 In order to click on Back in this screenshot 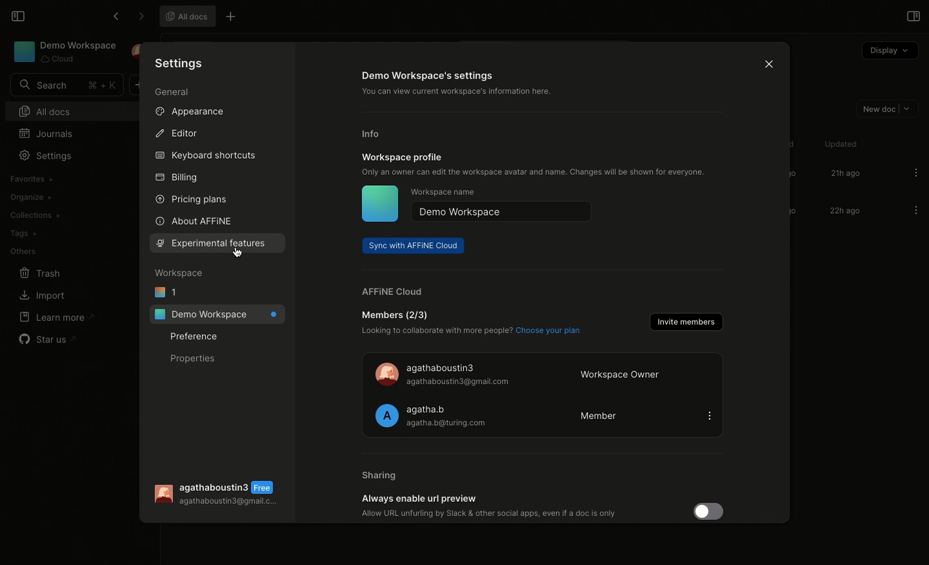, I will do `click(115, 16)`.